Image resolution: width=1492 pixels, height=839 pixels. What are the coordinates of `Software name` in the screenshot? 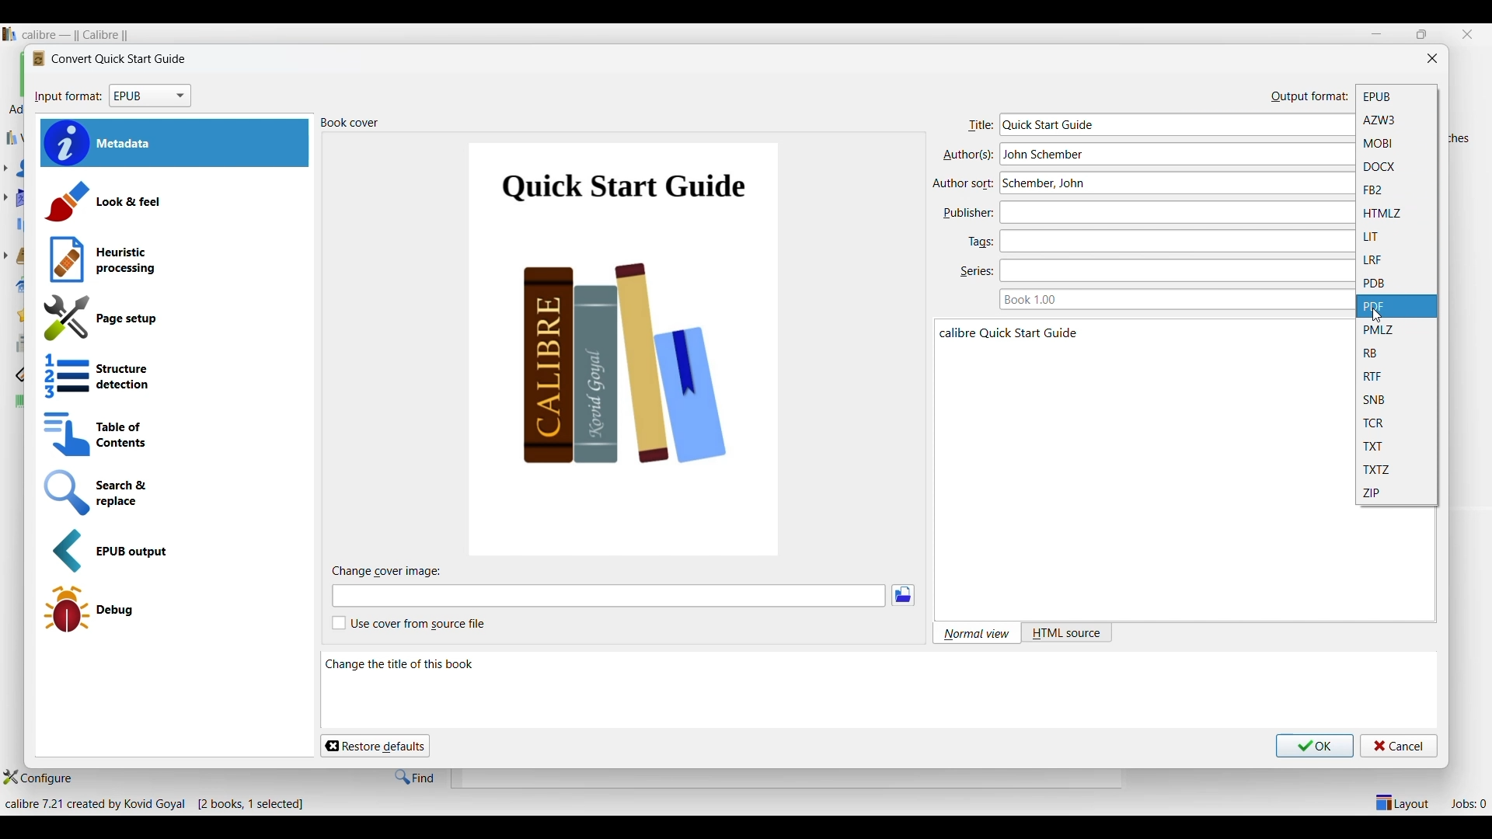 It's located at (80, 35).